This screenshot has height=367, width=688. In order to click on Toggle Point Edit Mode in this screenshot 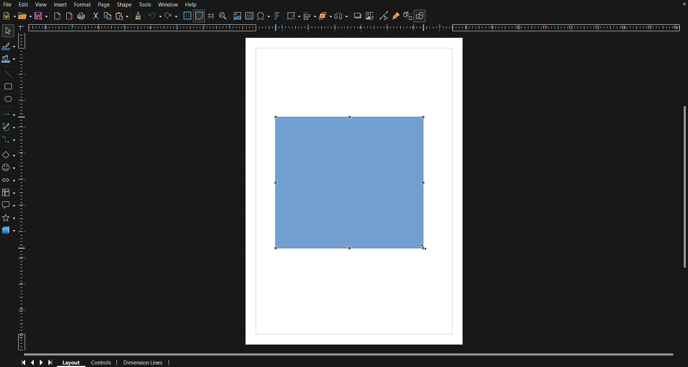, I will do `click(384, 16)`.